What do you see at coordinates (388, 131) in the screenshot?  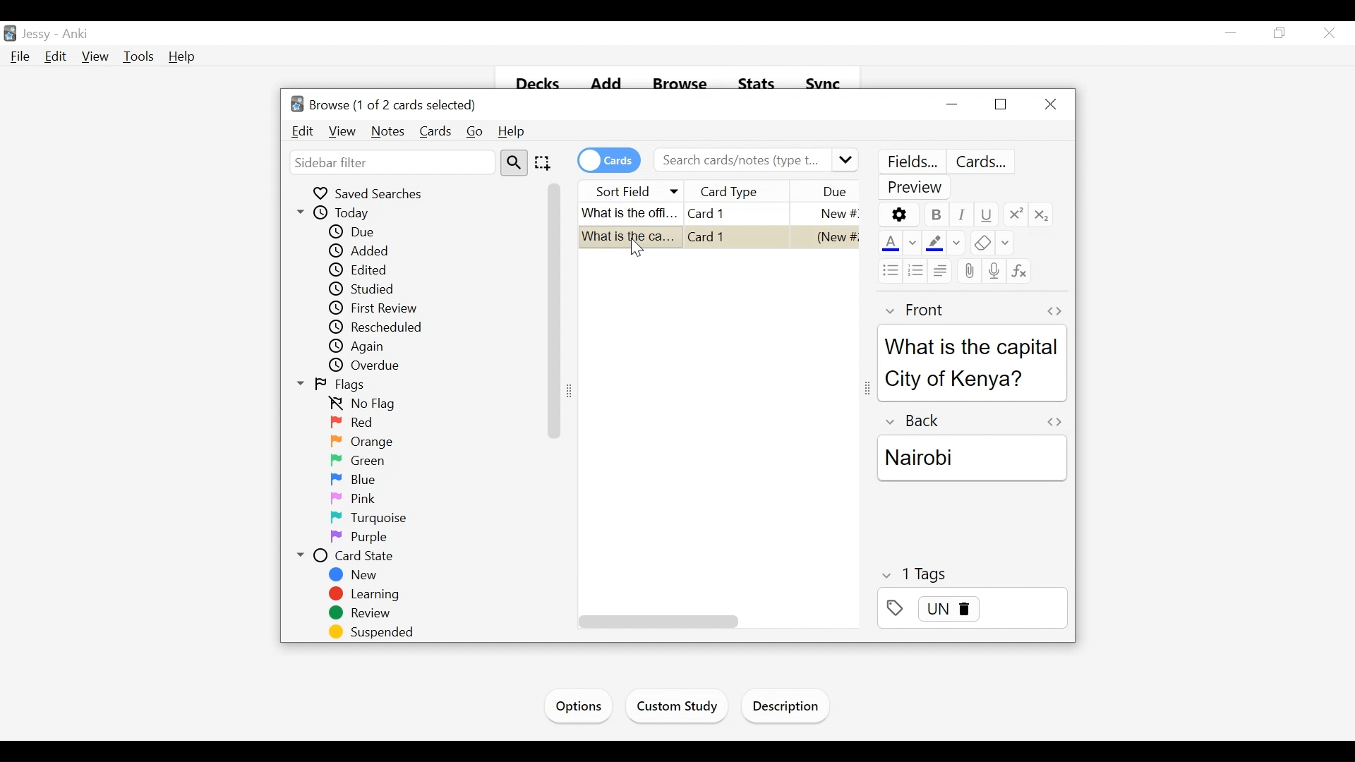 I see `Notes` at bounding box center [388, 131].